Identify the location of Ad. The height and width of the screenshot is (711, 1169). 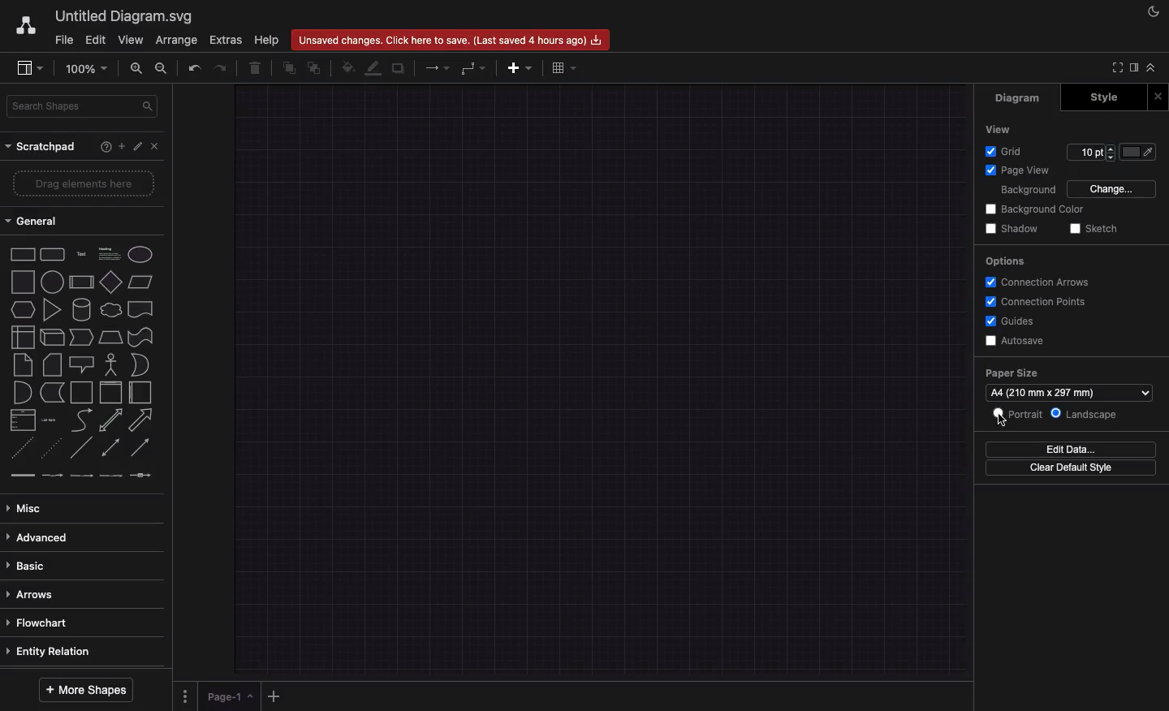
(119, 148).